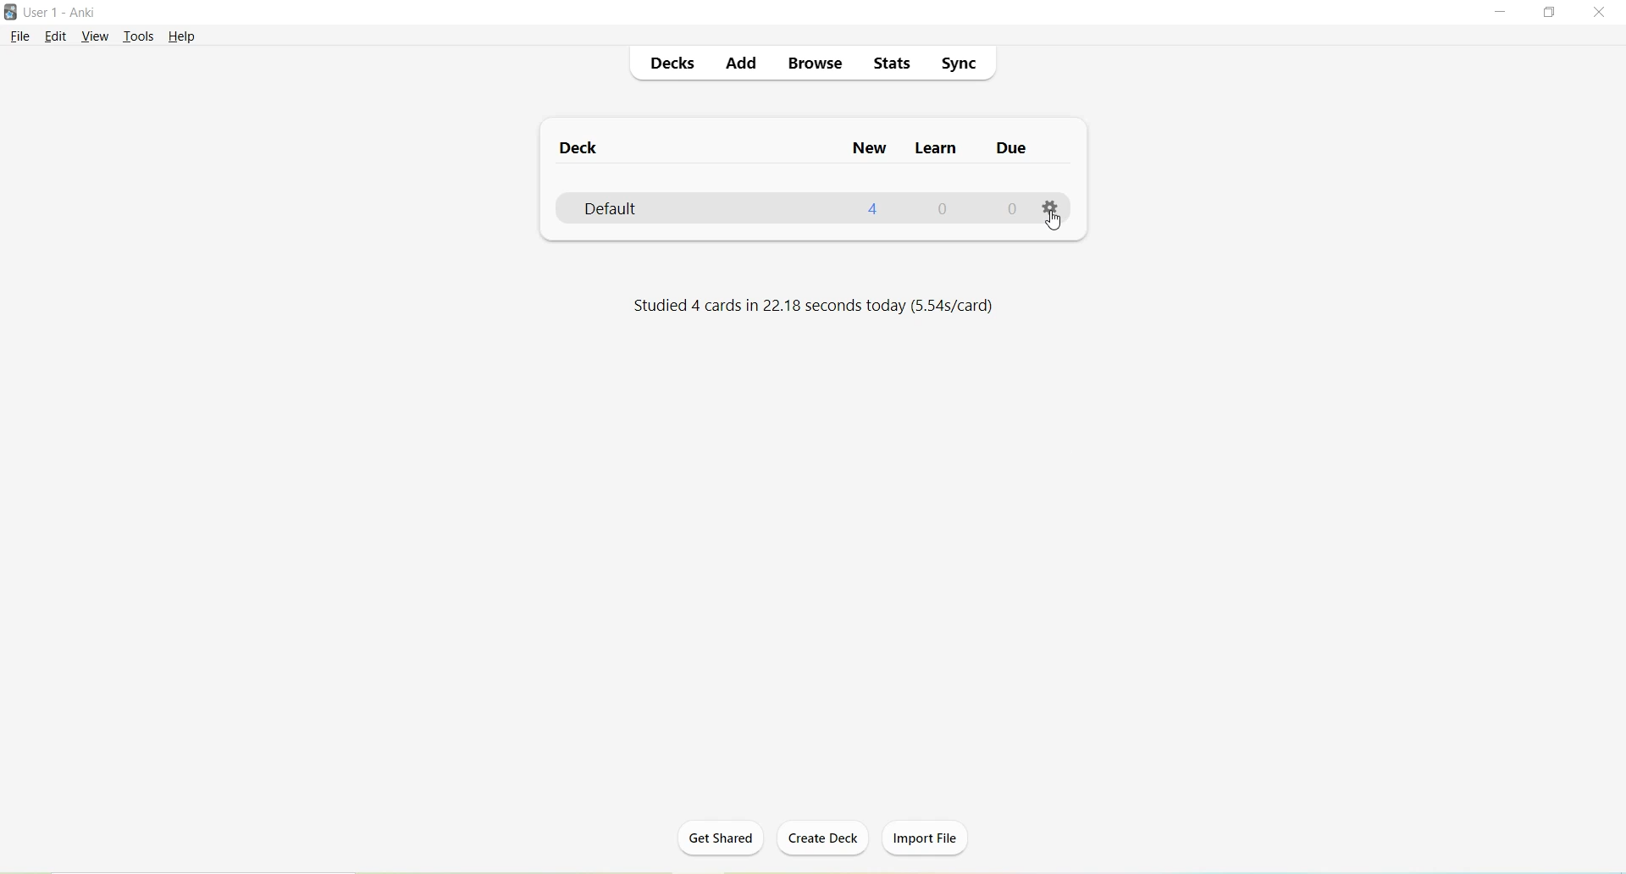 The image size is (1626, 874). I want to click on Studied 4 cards in 22.18 seconds today (5.54s/card), so click(811, 307).